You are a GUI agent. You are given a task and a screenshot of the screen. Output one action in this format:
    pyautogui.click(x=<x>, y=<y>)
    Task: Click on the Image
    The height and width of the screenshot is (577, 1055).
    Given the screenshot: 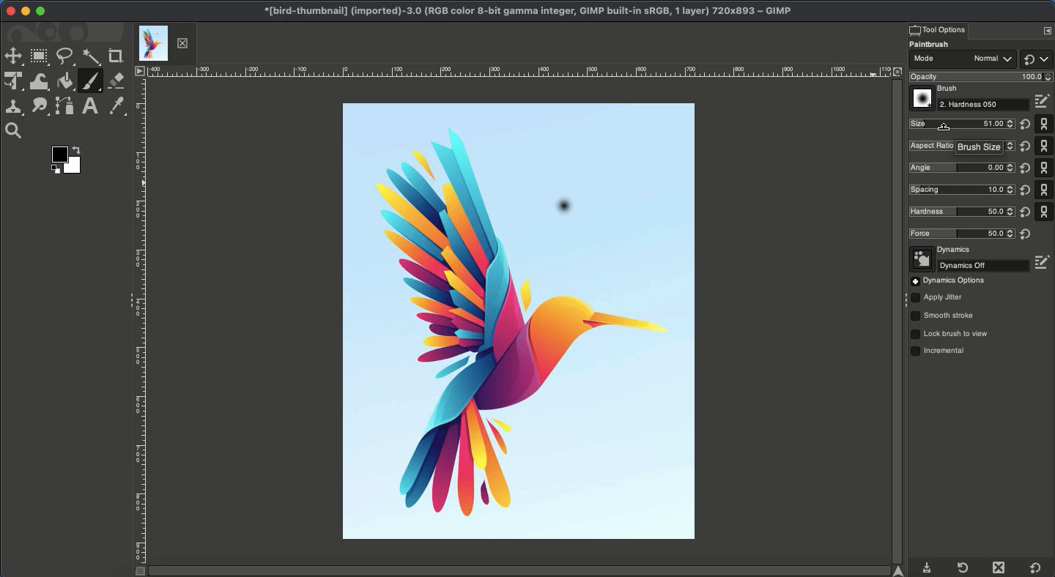 What is the action you would take?
    pyautogui.click(x=522, y=384)
    